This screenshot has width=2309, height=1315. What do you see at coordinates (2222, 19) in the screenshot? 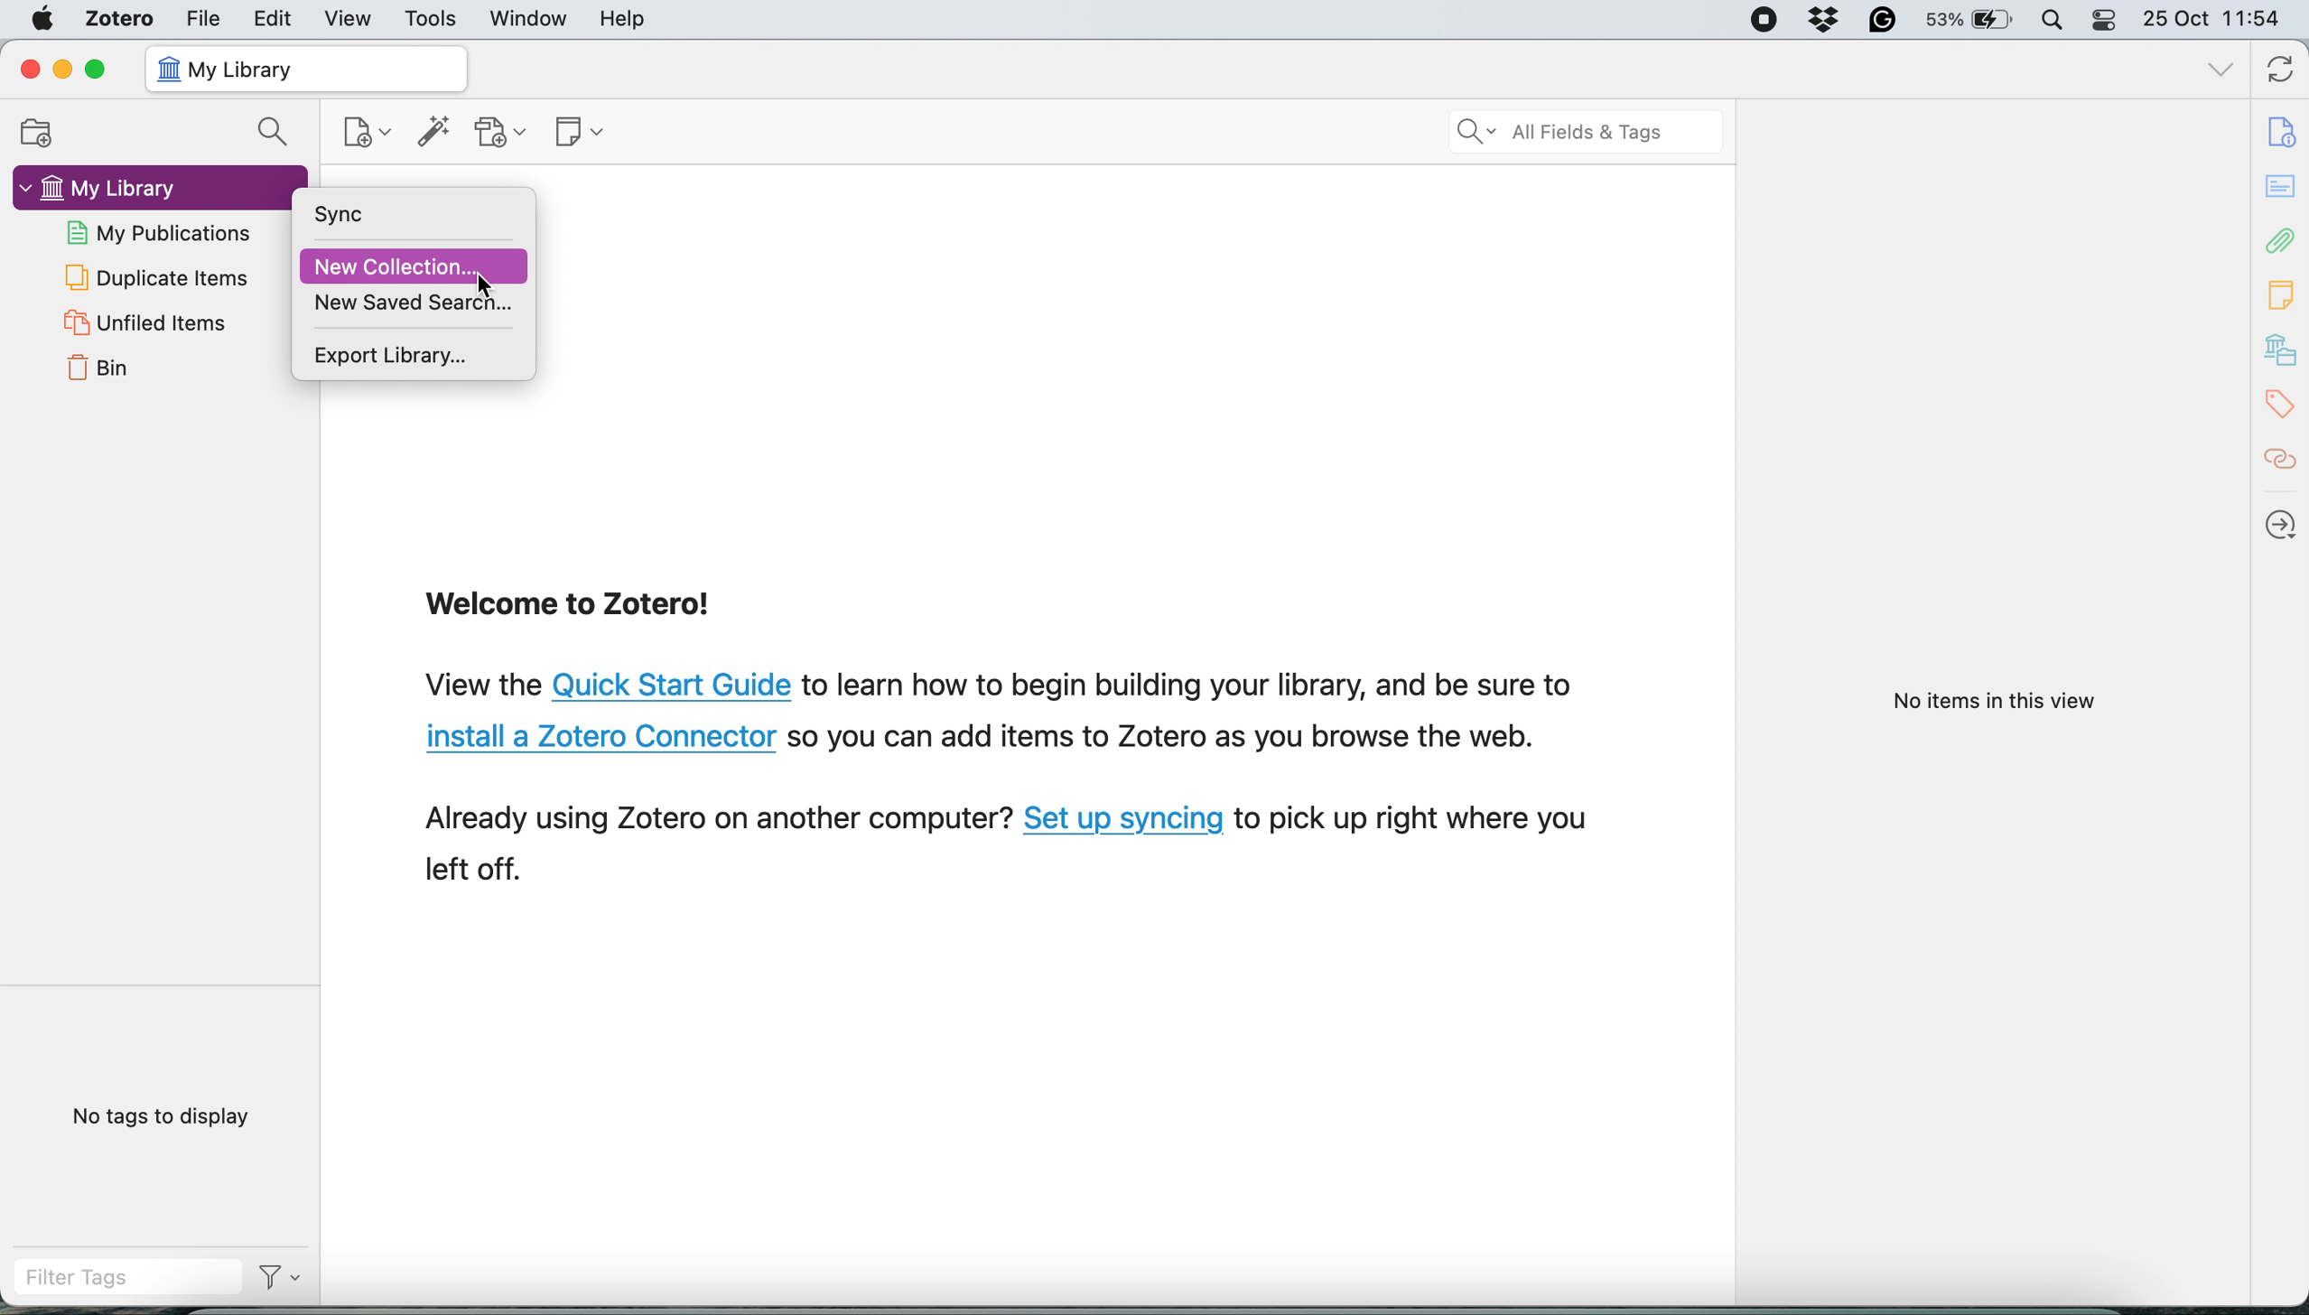
I see `25 Oct 11:54` at bounding box center [2222, 19].